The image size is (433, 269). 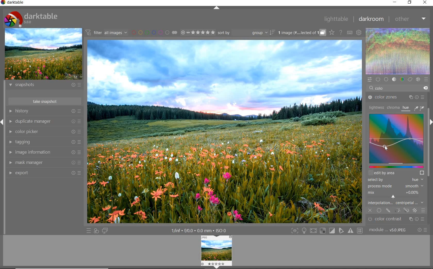 What do you see at coordinates (420, 108) in the screenshot?
I see `picker tools` at bounding box center [420, 108].